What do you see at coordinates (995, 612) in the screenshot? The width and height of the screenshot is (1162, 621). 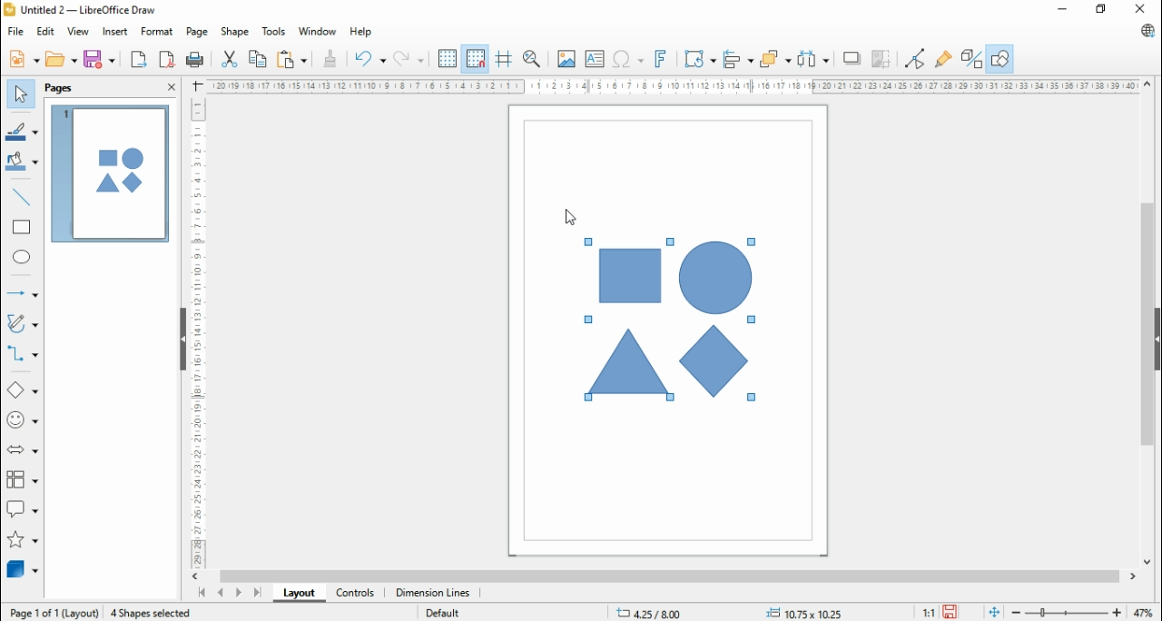 I see `fit page to window` at bounding box center [995, 612].